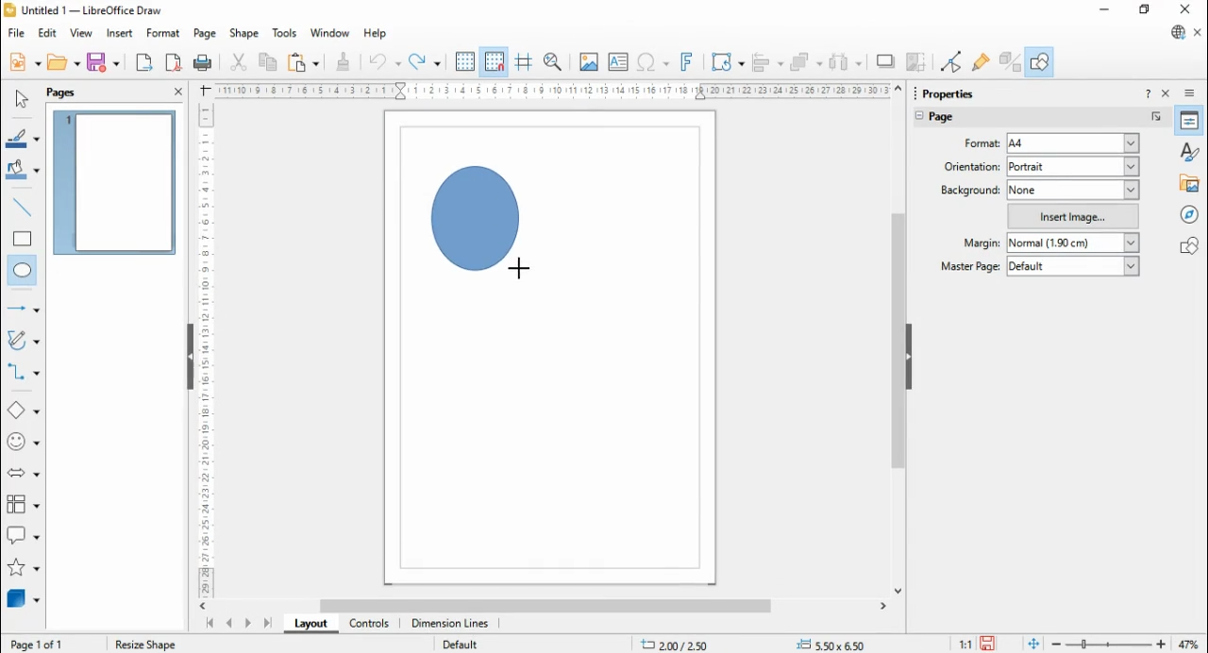  What do you see at coordinates (63, 62) in the screenshot?
I see `open` at bounding box center [63, 62].